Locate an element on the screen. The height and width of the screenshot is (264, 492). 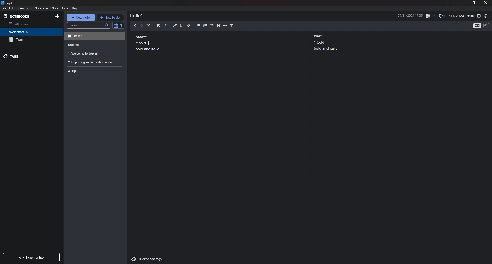
minimize is located at coordinates (462, 3).